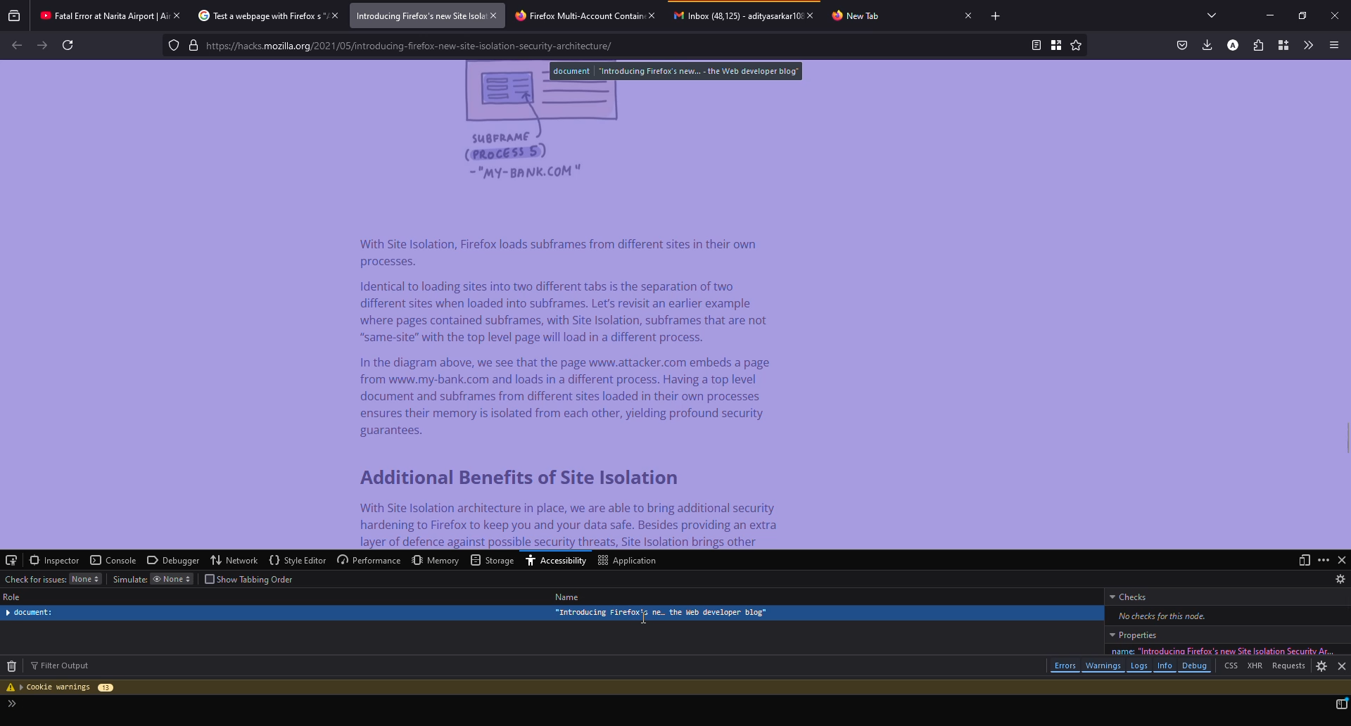 Image resolution: width=1351 pixels, height=726 pixels. I want to click on Firefox Multi-Account Contain, so click(575, 14).